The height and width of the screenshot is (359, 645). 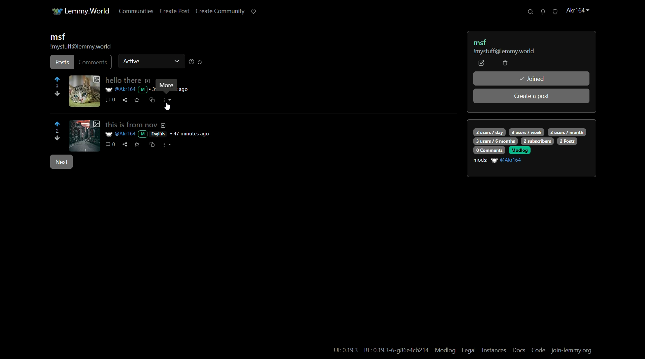 I want to click on unread reports, so click(x=554, y=12).